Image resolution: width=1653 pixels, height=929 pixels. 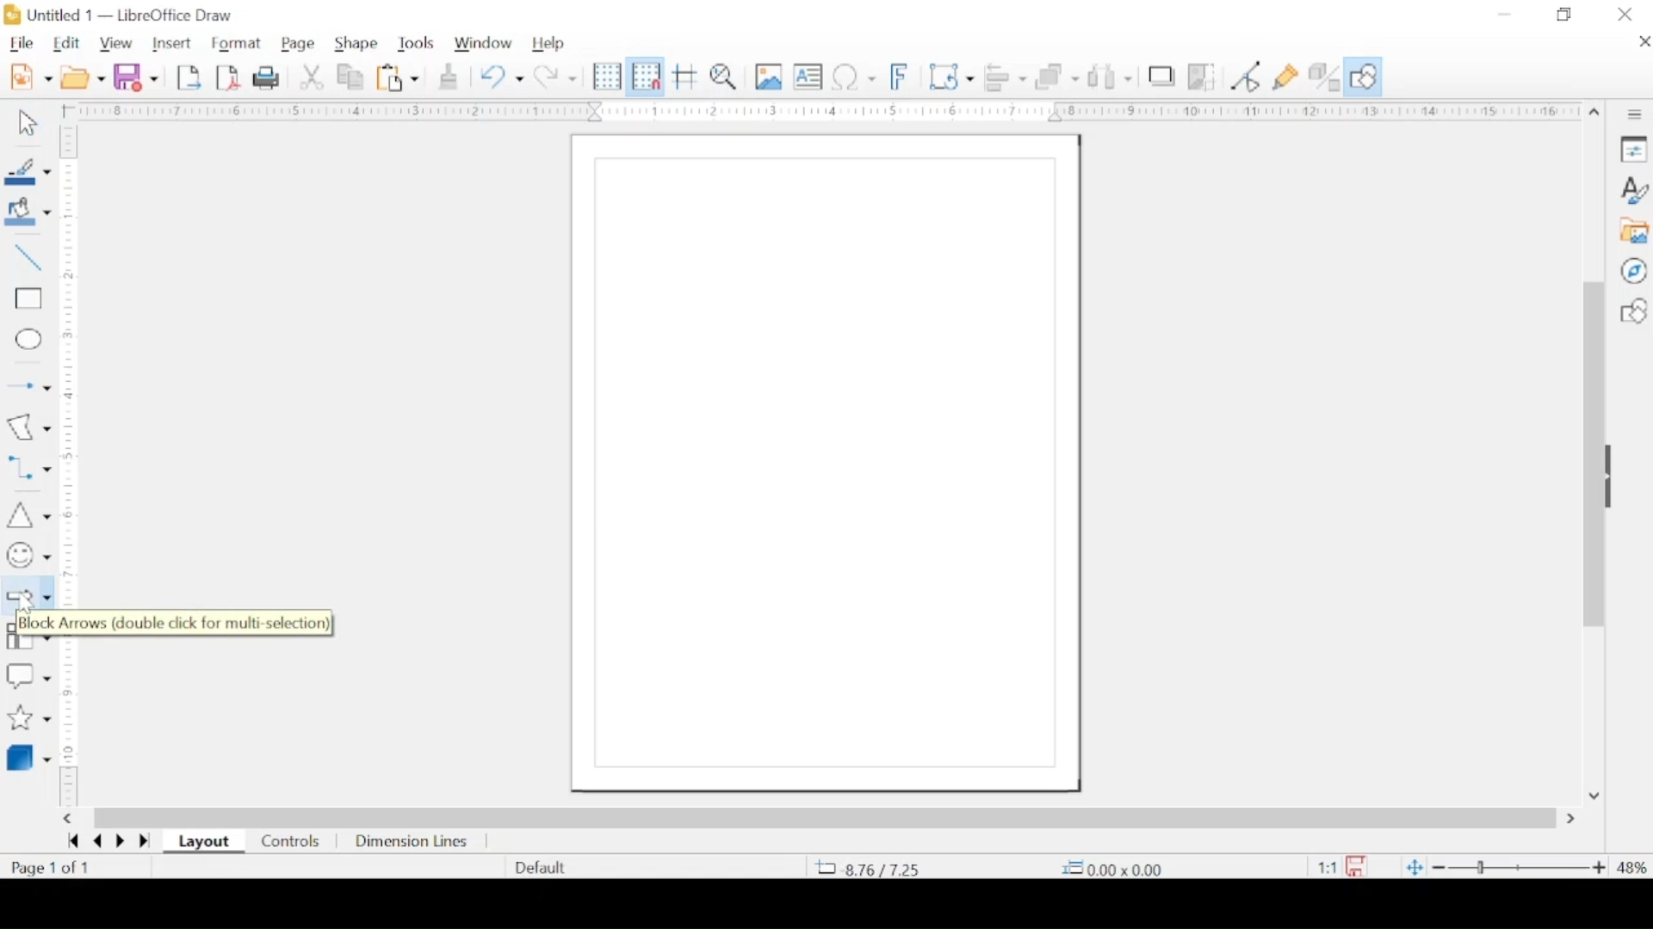 What do you see at coordinates (555, 76) in the screenshot?
I see `redo` at bounding box center [555, 76].